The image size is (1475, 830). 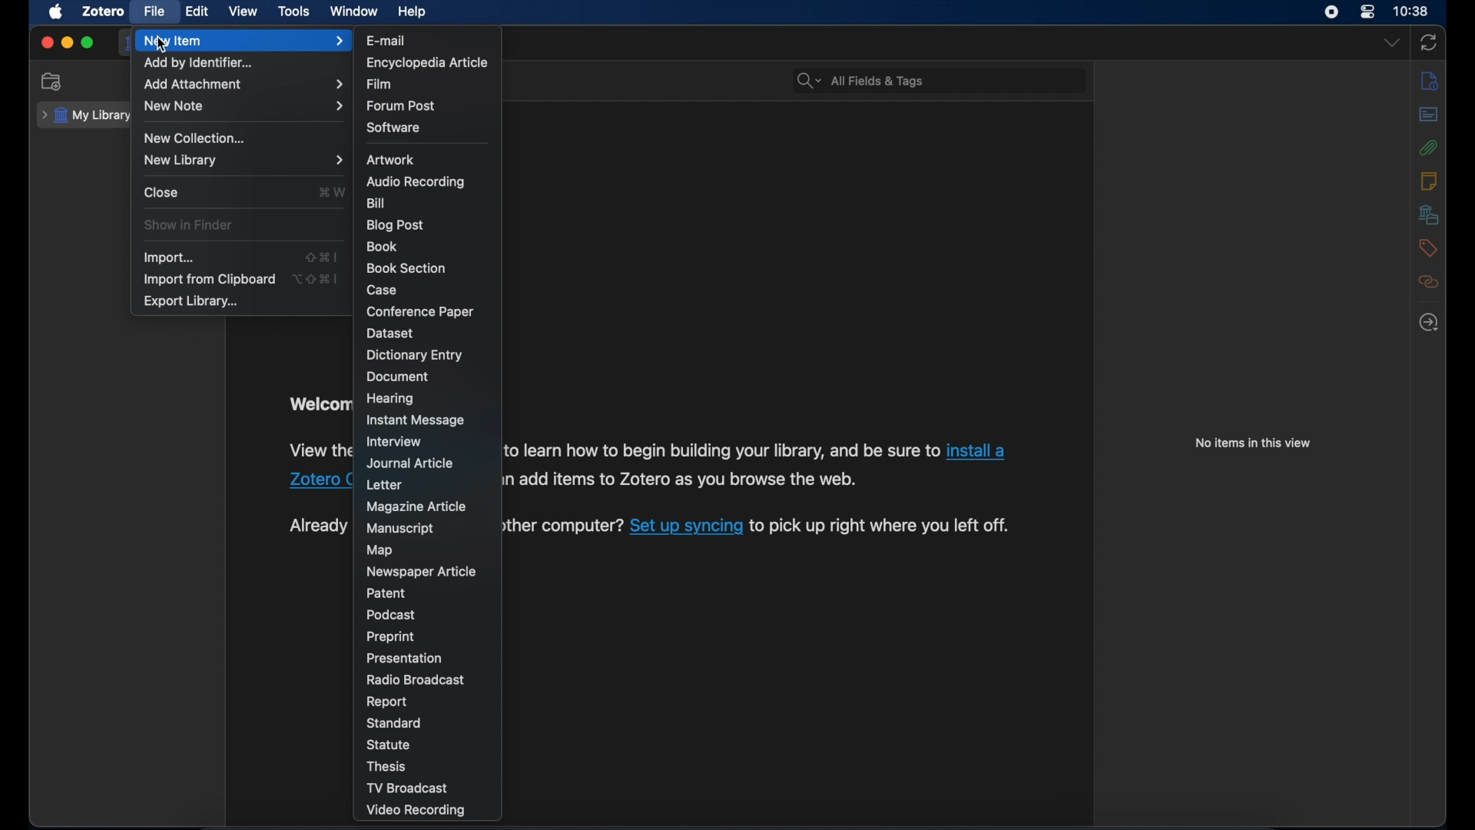 I want to click on software, so click(x=395, y=128).